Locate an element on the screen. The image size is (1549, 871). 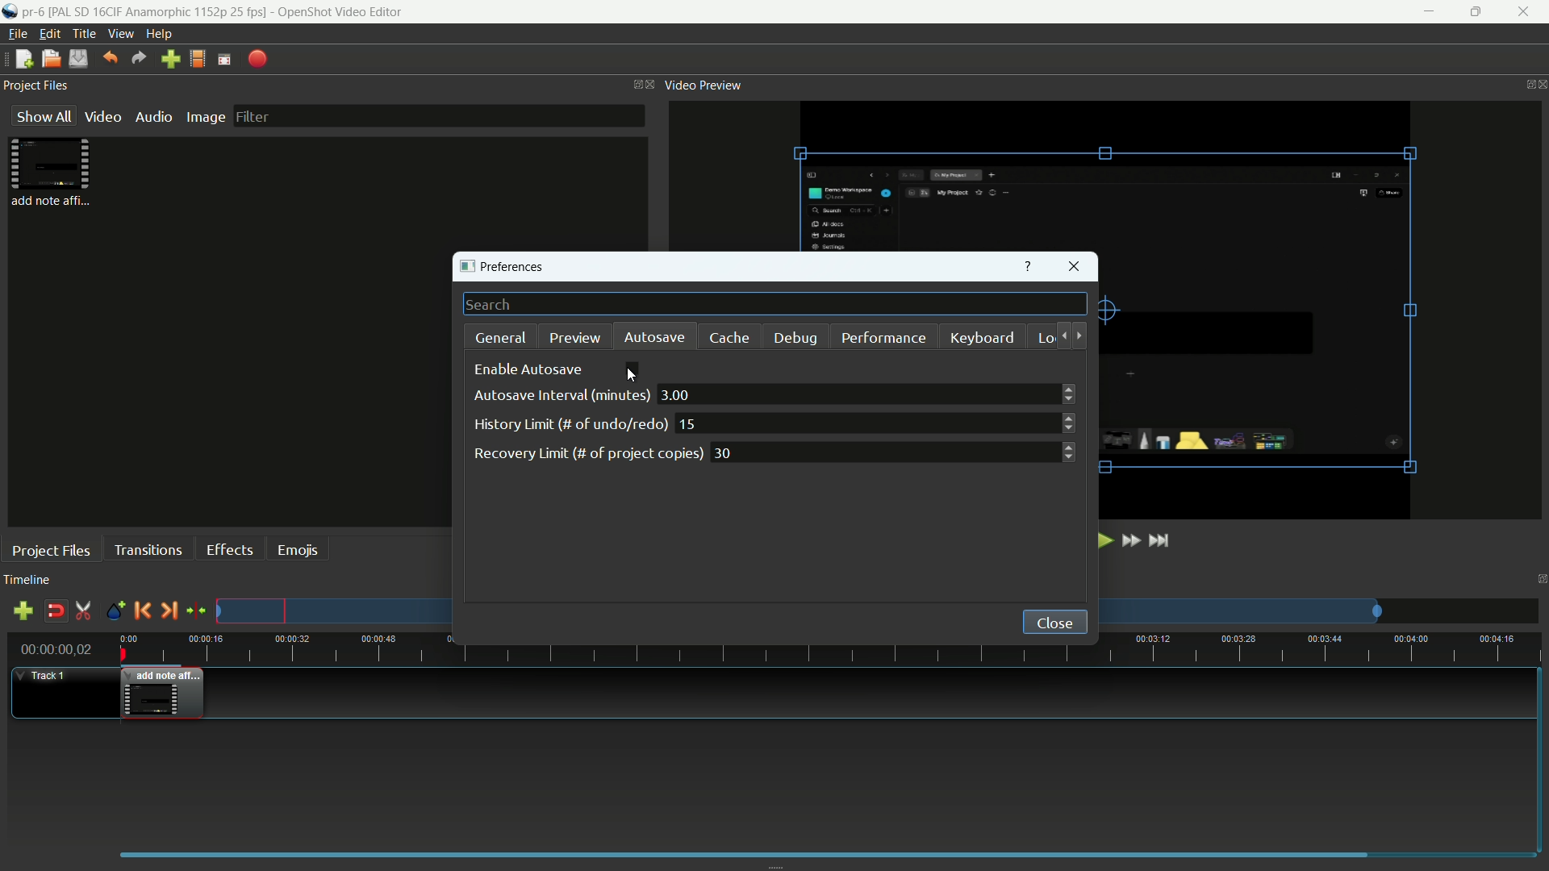
change layout is located at coordinates (1525, 83).